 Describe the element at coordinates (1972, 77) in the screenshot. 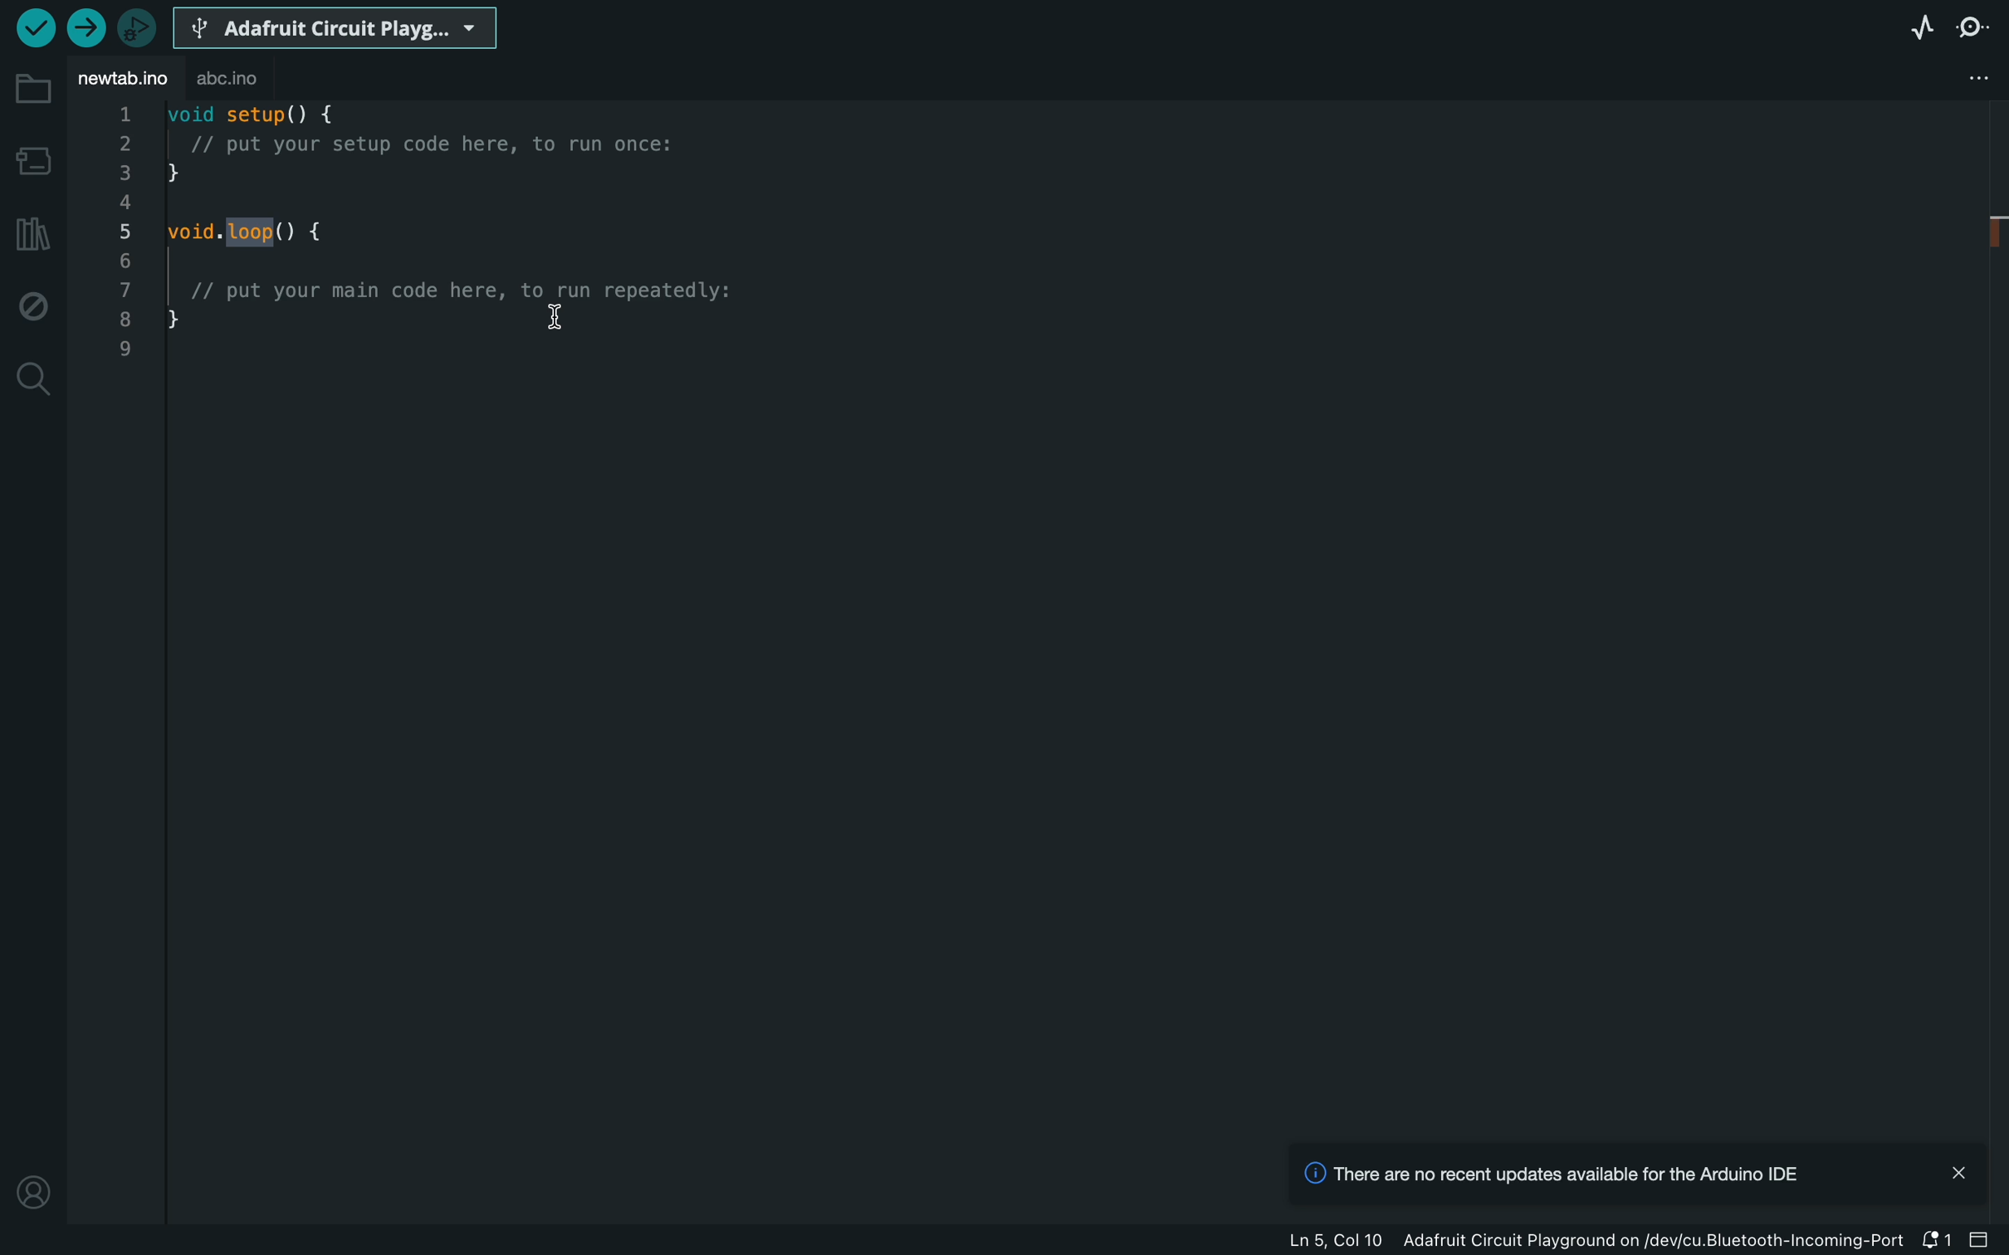

I see `file setings` at that location.